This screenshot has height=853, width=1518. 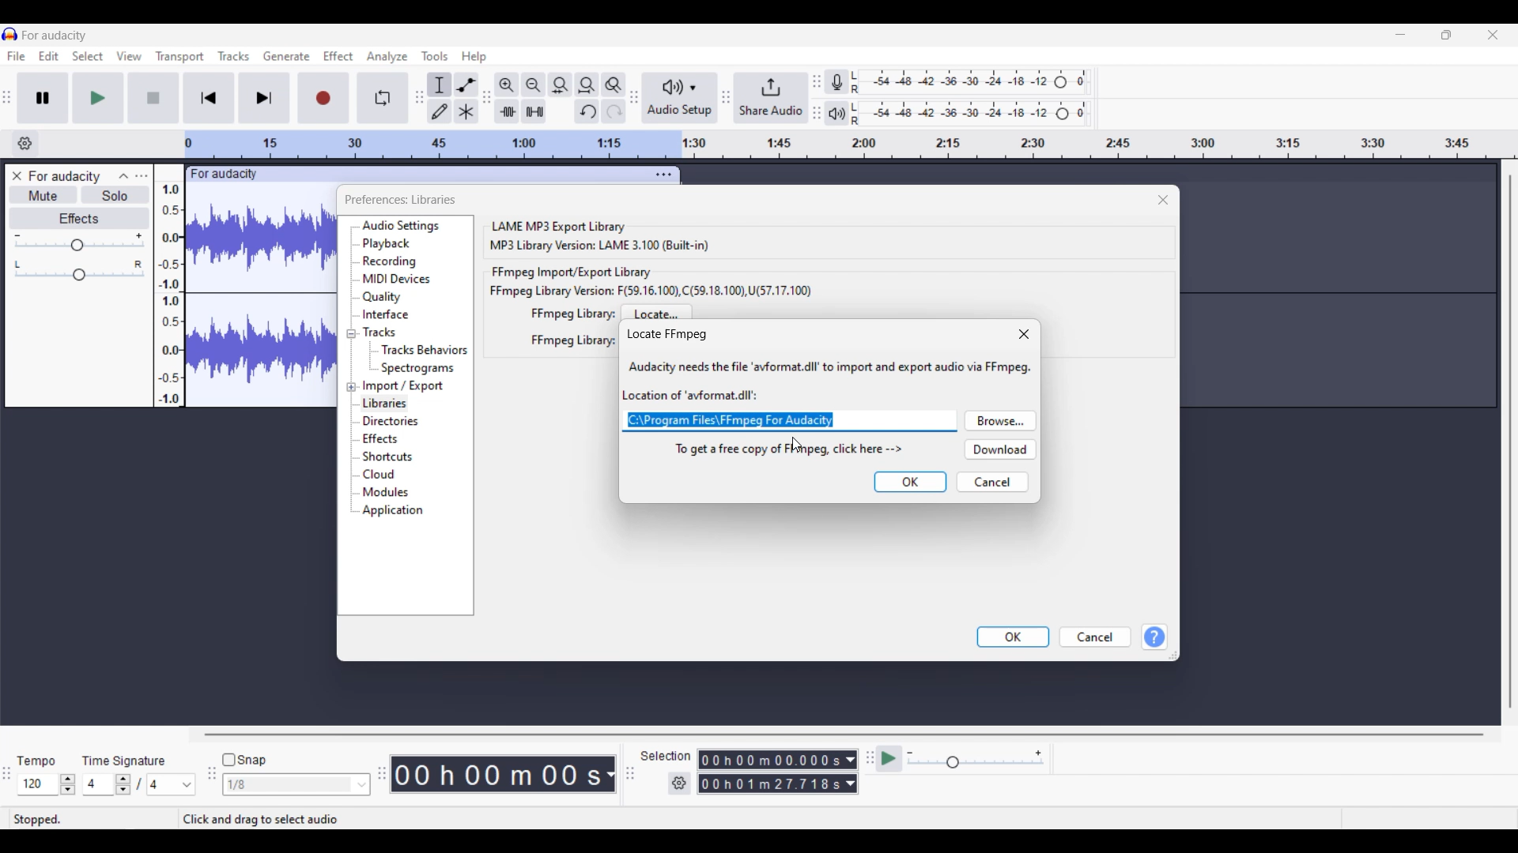 I want to click on MIDI devices, so click(x=396, y=279).